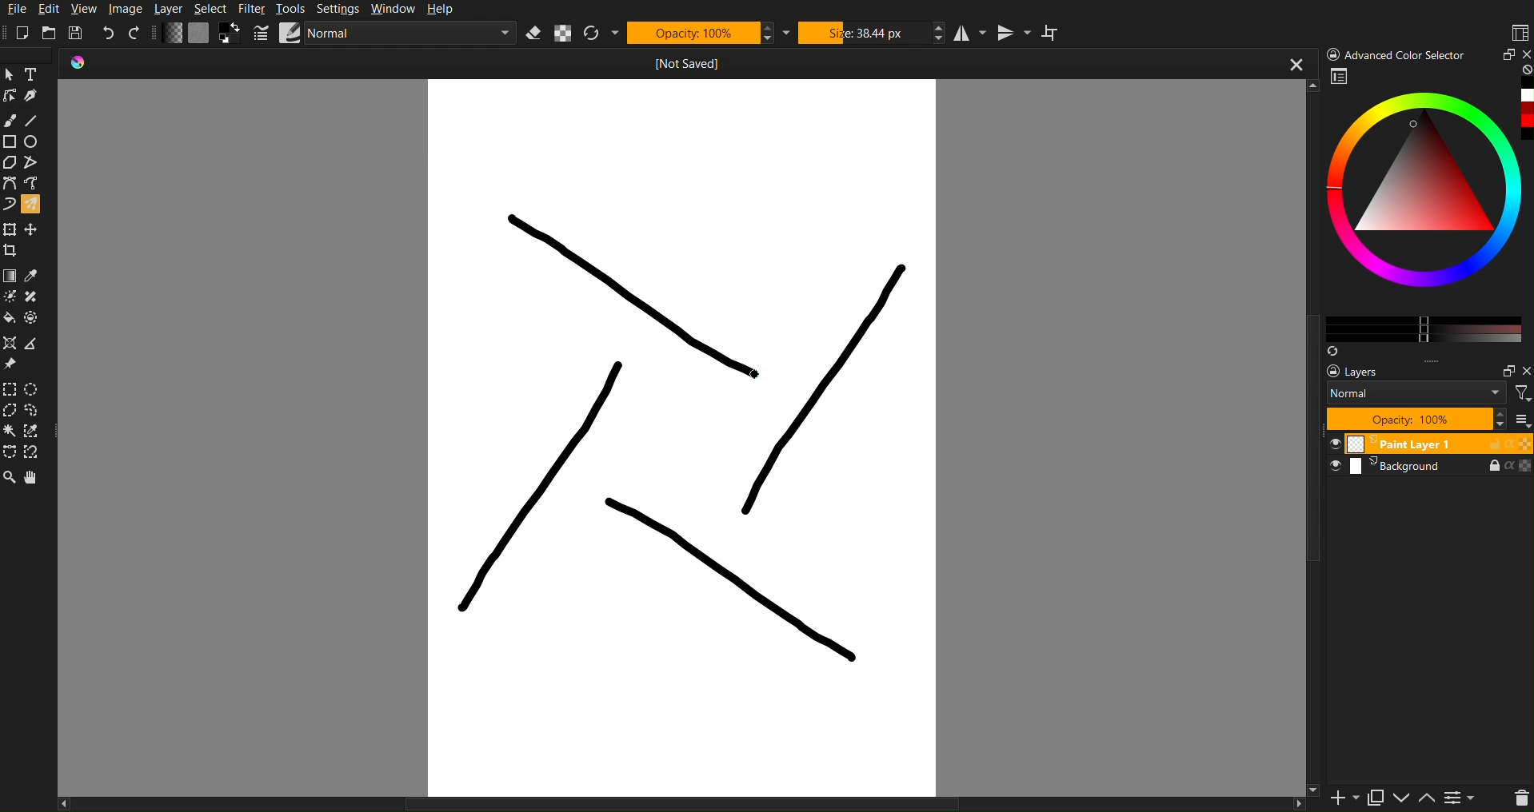 This screenshot has width=1534, height=812. What do you see at coordinates (1415, 419) in the screenshot?
I see `Opacity 100%` at bounding box center [1415, 419].